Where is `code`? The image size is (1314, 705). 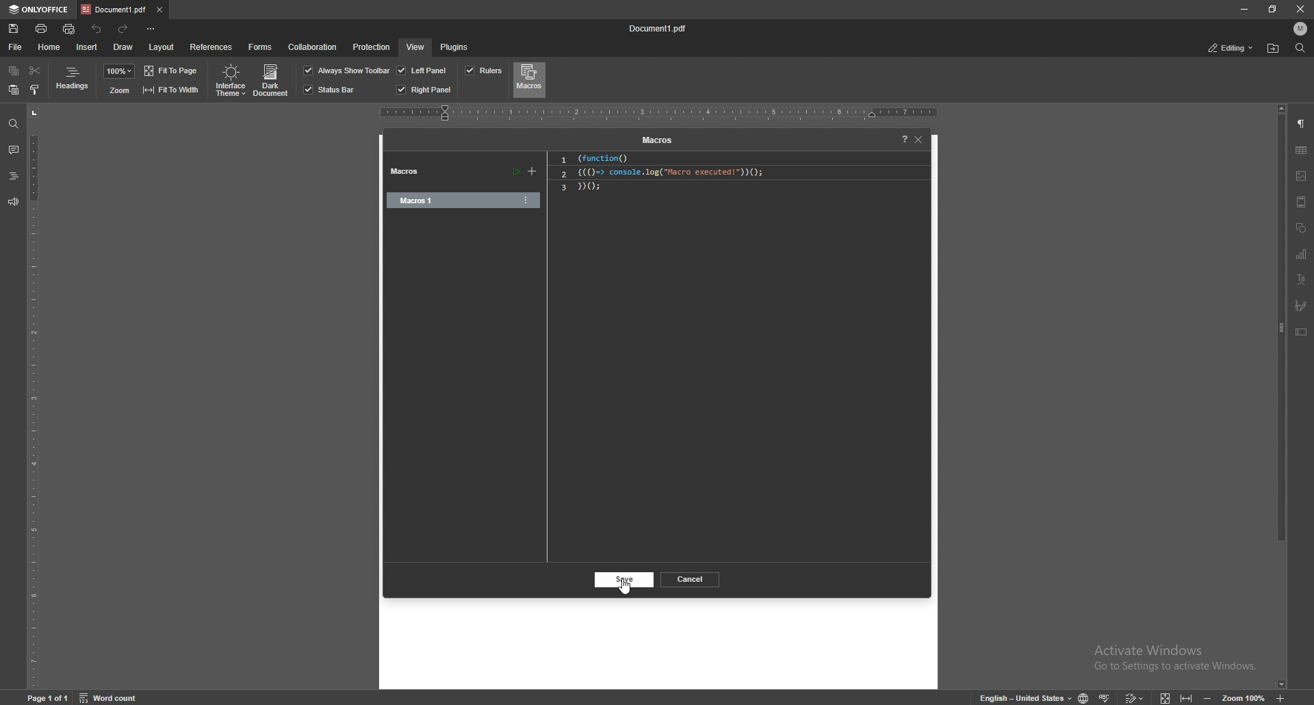
code is located at coordinates (598, 159).